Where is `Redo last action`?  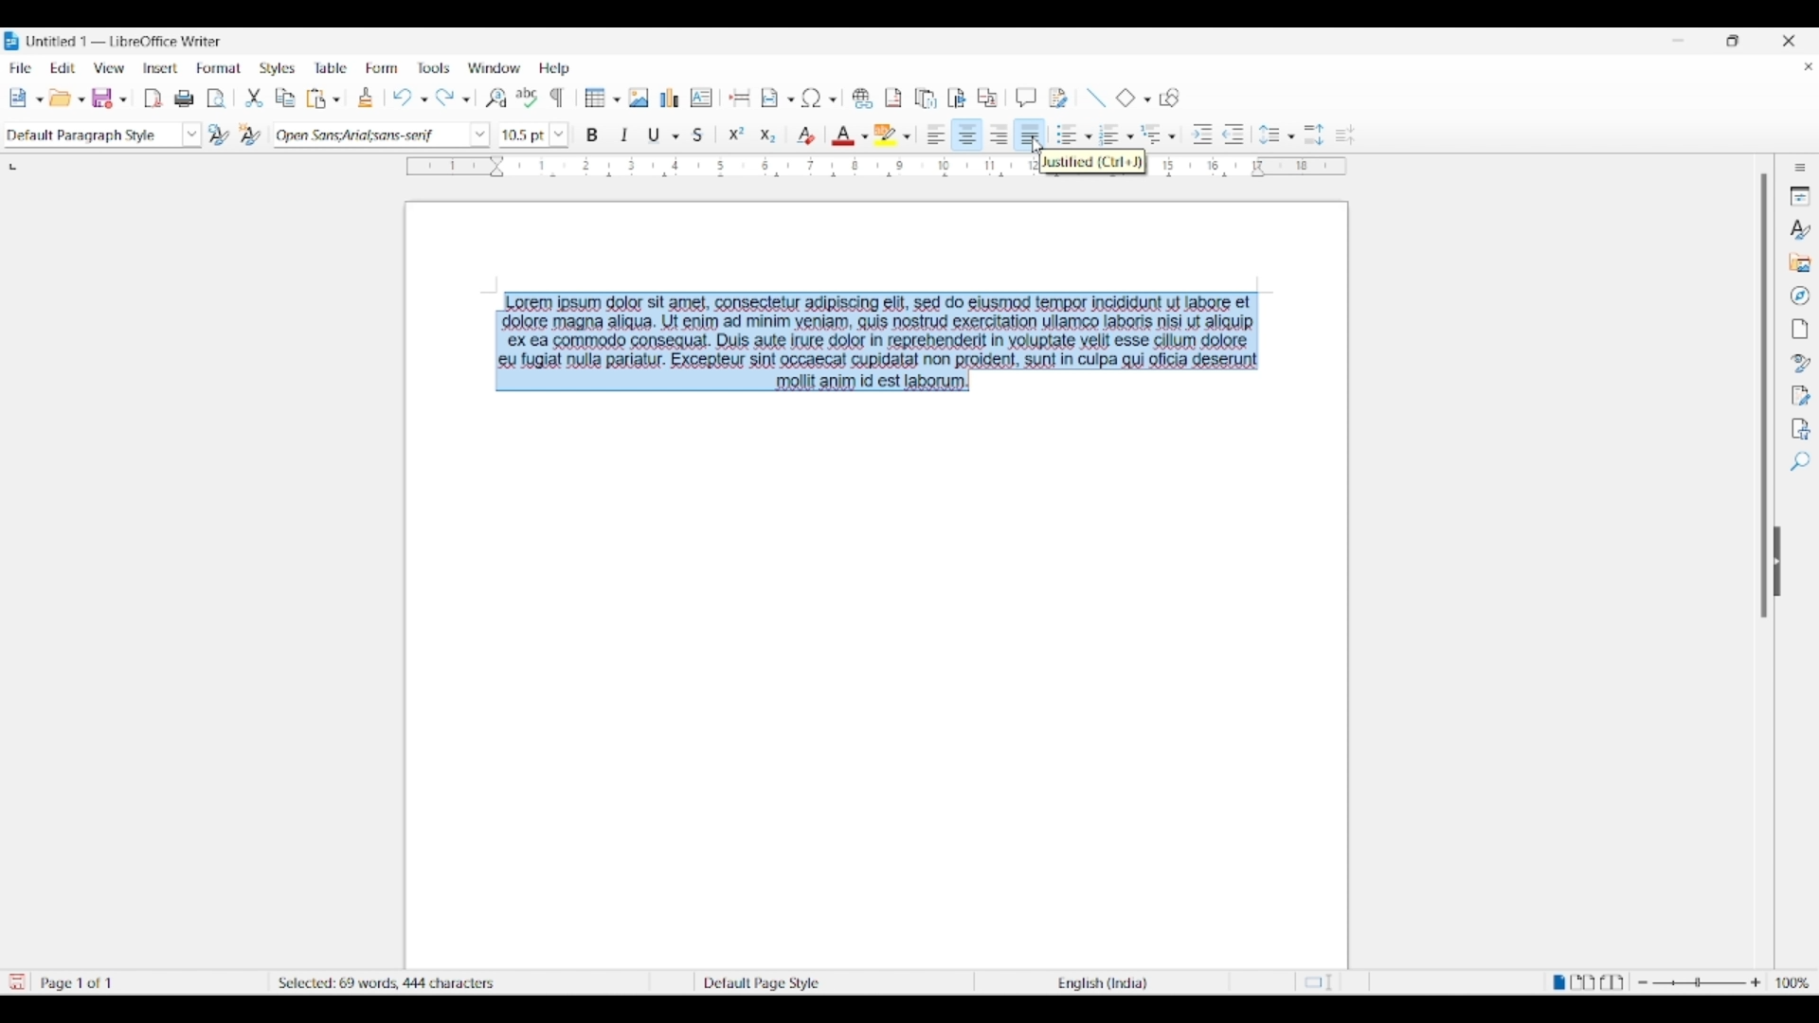 Redo last action is located at coordinates (444, 98).